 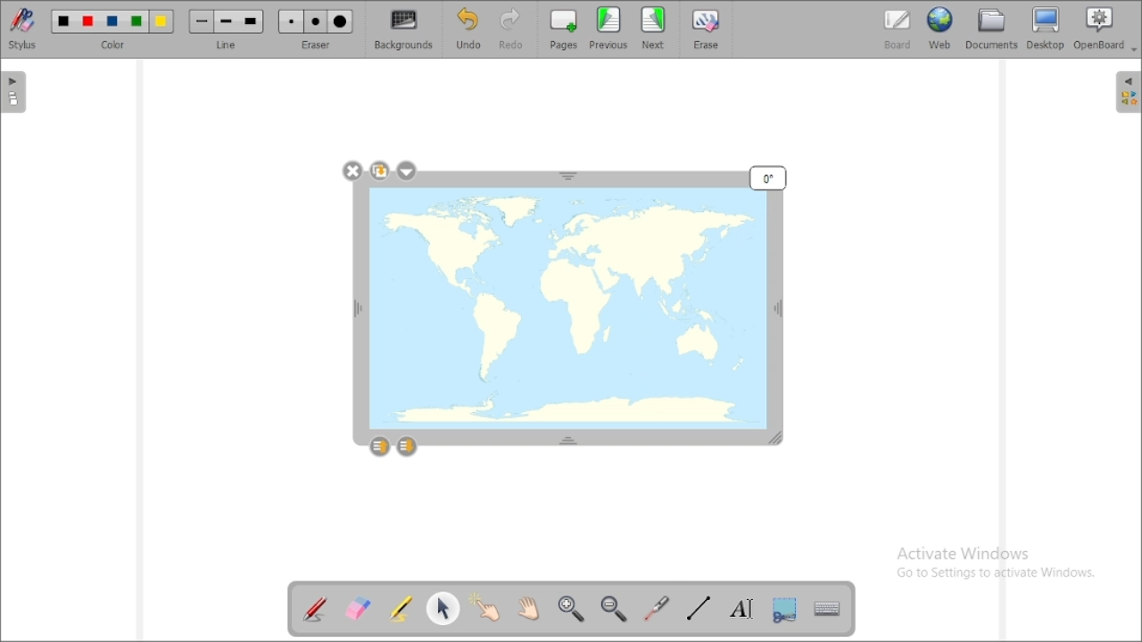 I want to click on redo, so click(x=512, y=29).